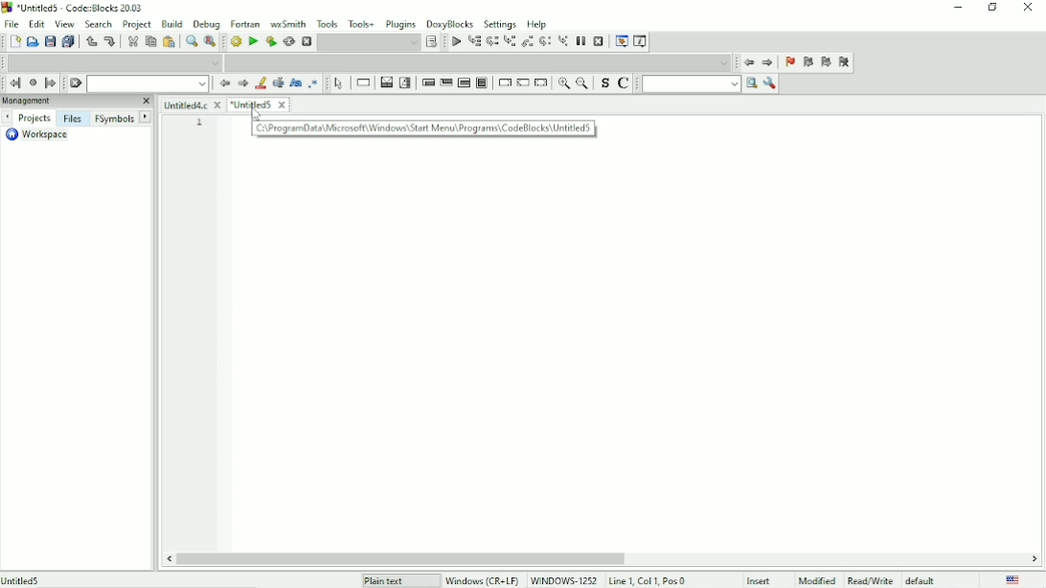 The width and height of the screenshot is (1046, 588). I want to click on FSymbols, so click(115, 119).